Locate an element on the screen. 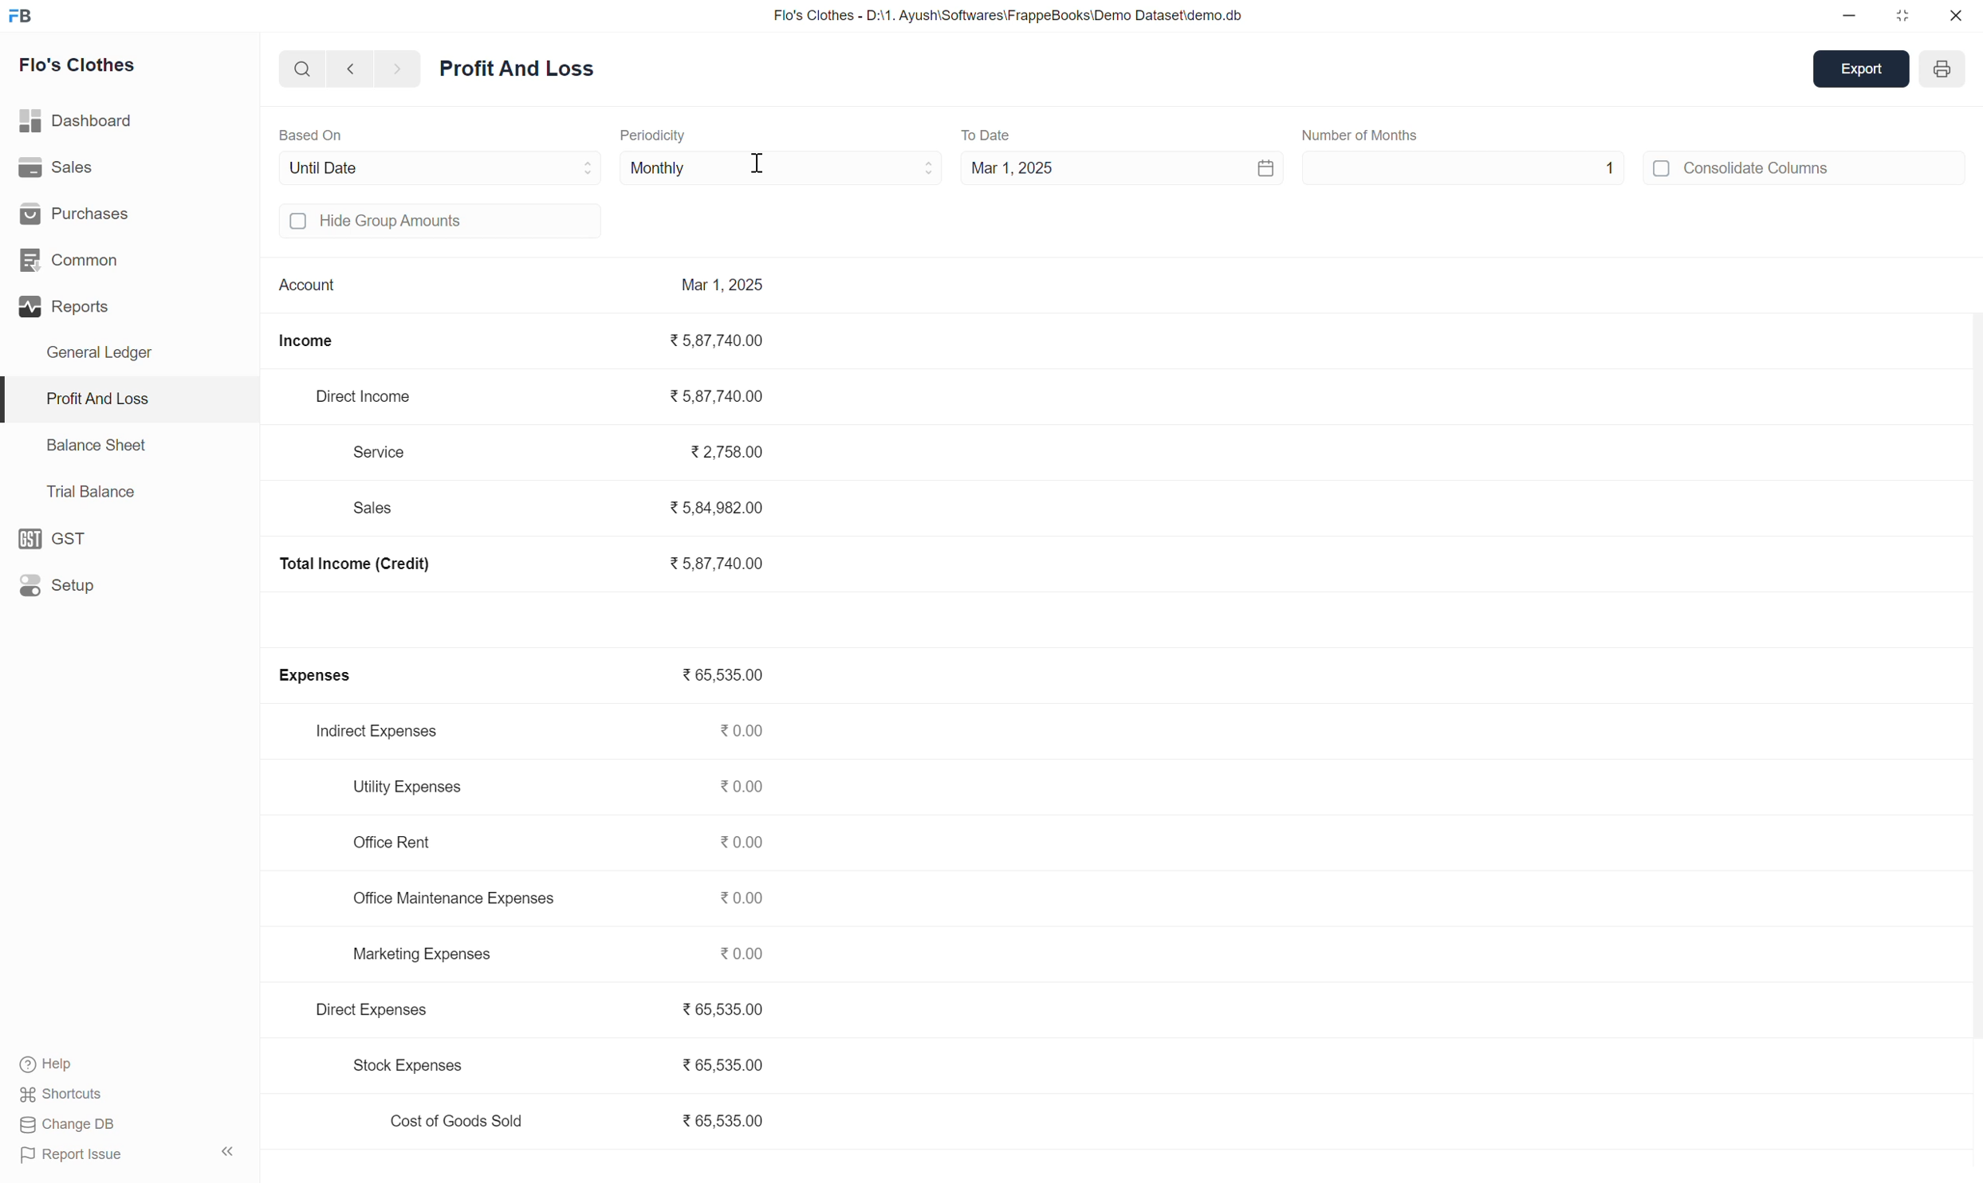 The width and height of the screenshot is (1983, 1183). ₹65,535.00 is located at coordinates (724, 1123).